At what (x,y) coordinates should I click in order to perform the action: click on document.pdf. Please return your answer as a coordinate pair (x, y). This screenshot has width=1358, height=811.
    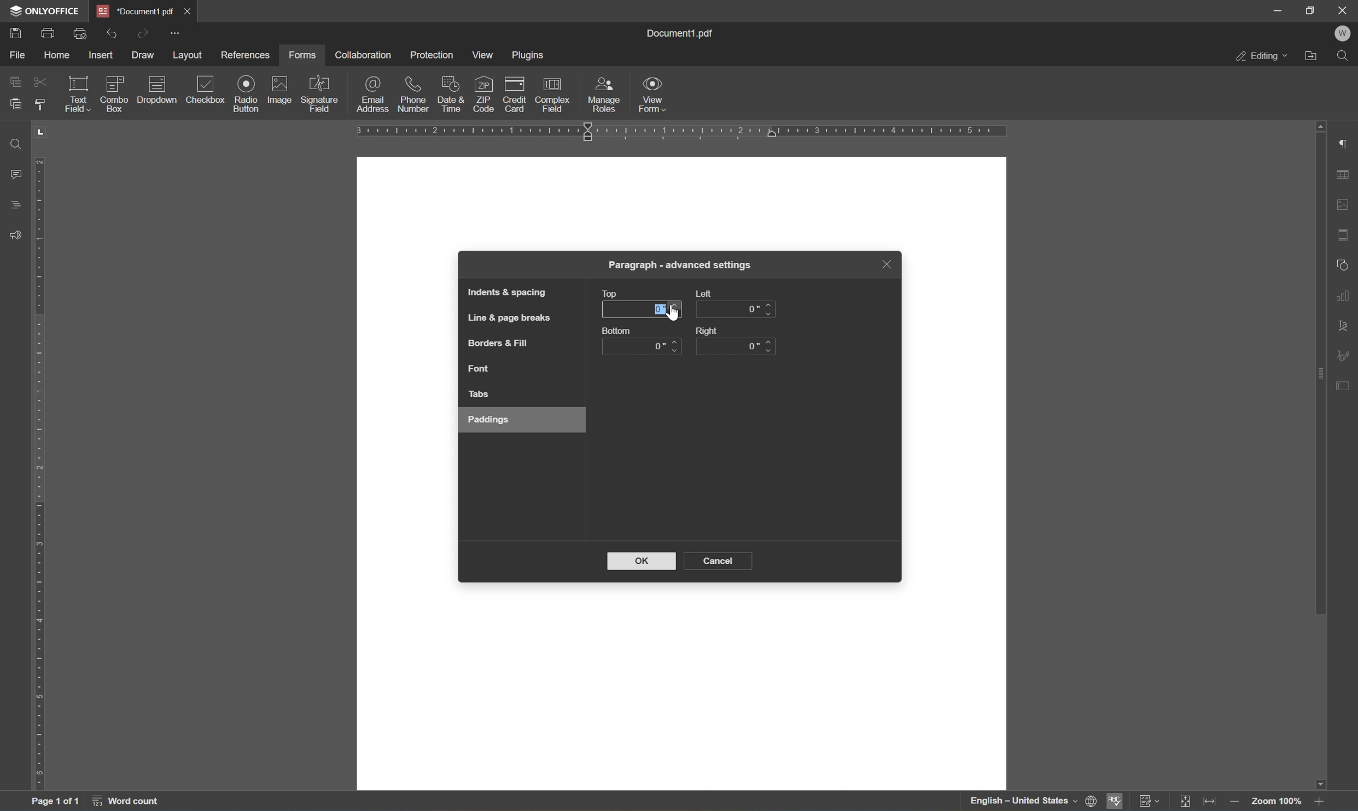
    Looking at the image, I should click on (685, 33).